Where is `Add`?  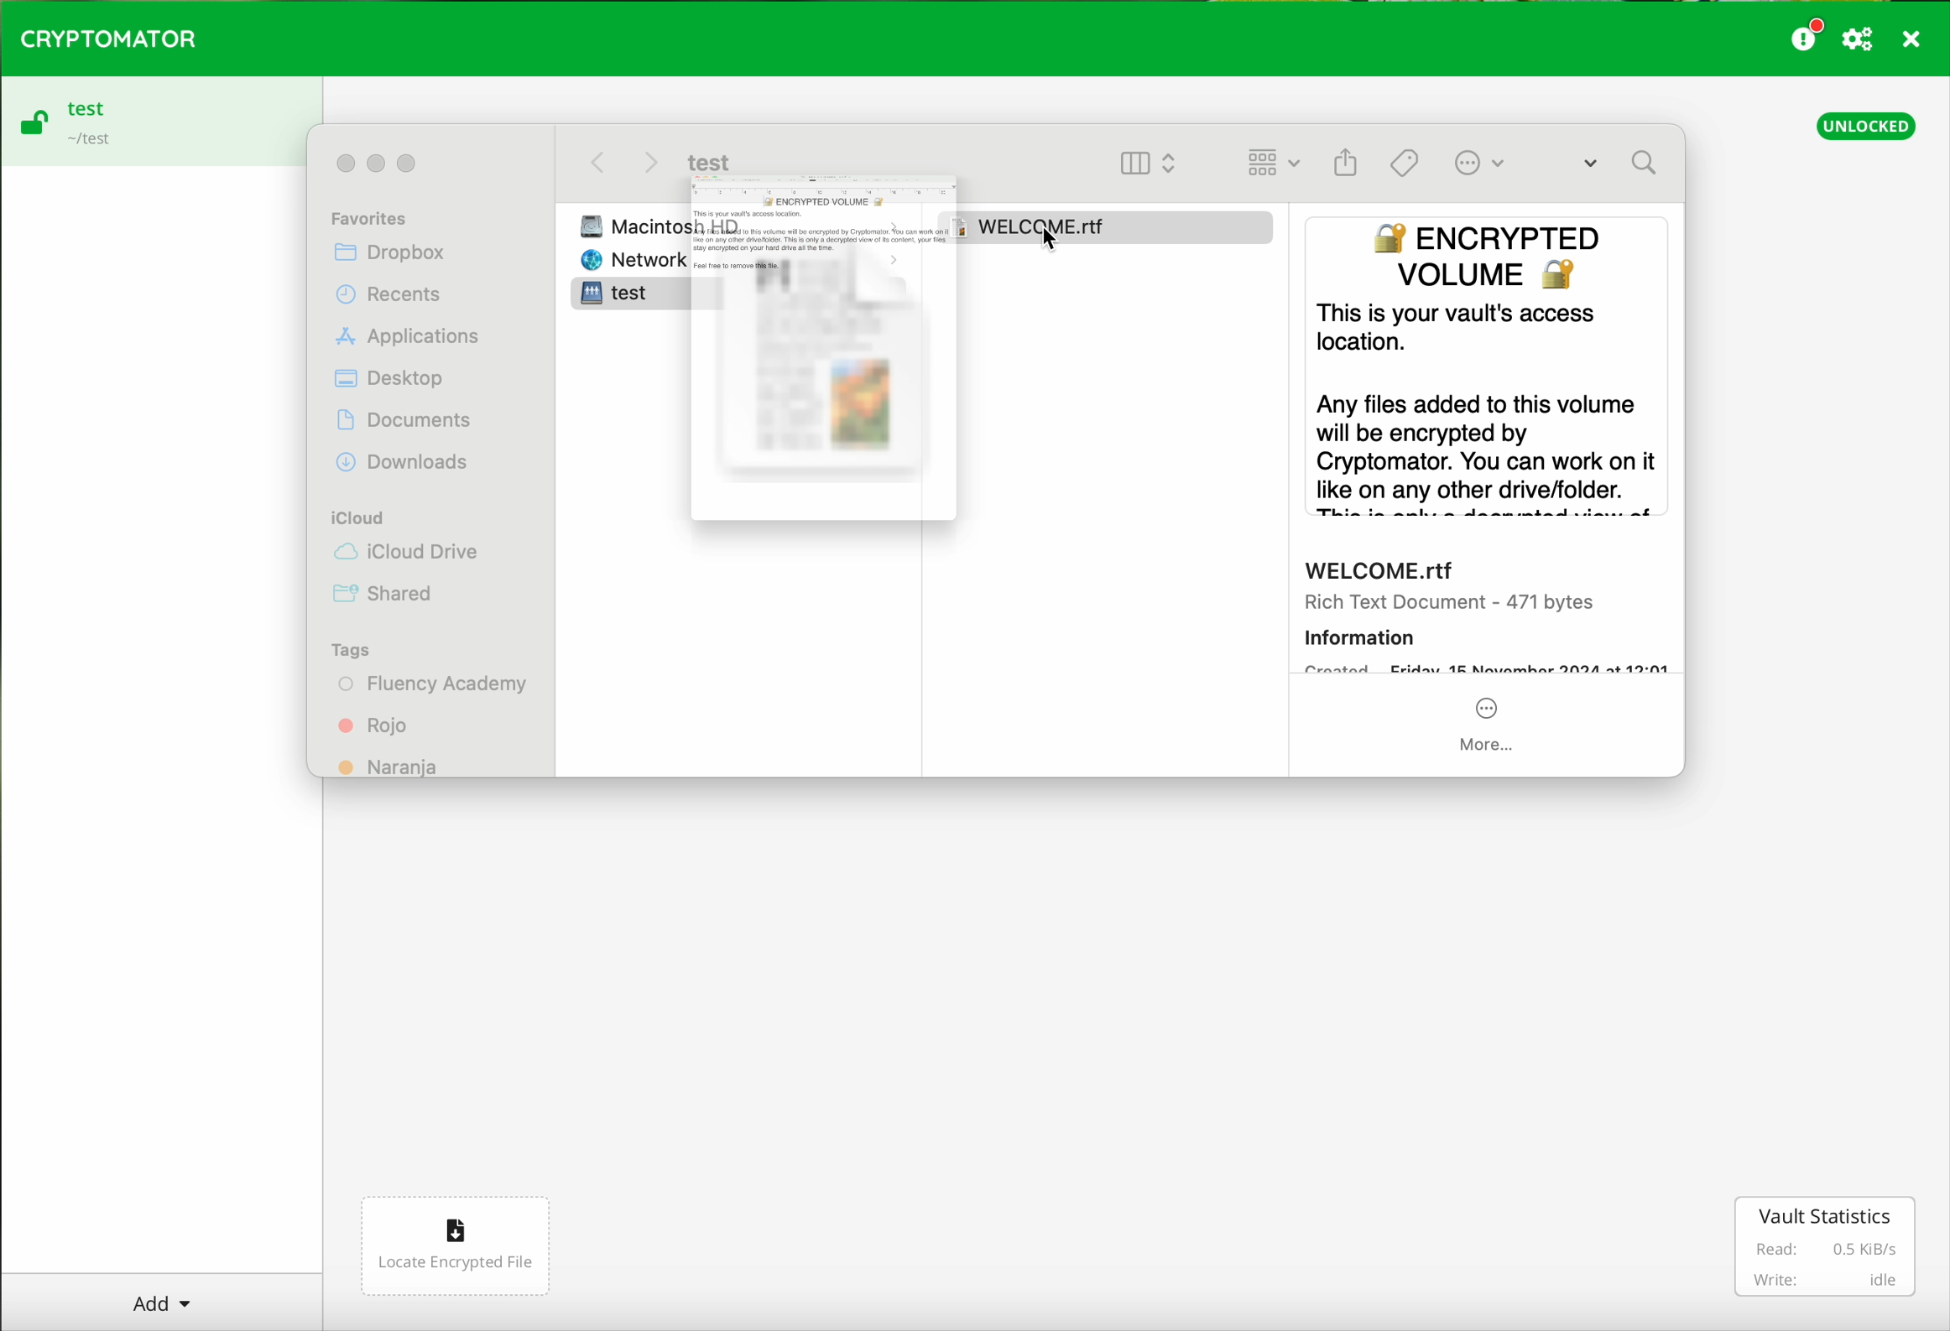 Add is located at coordinates (162, 1297).